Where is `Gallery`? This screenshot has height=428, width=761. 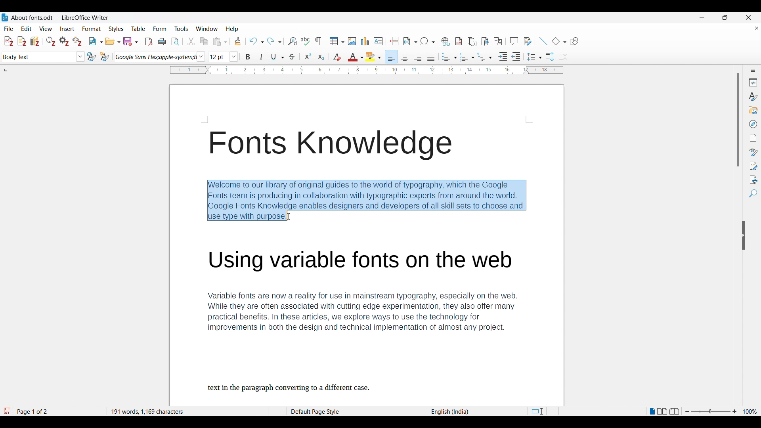 Gallery is located at coordinates (753, 111).